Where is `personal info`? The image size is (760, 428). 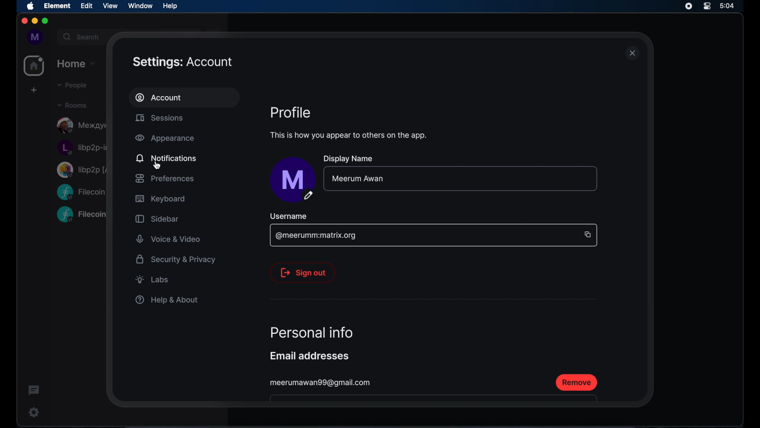 personal info is located at coordinates (312, 332).